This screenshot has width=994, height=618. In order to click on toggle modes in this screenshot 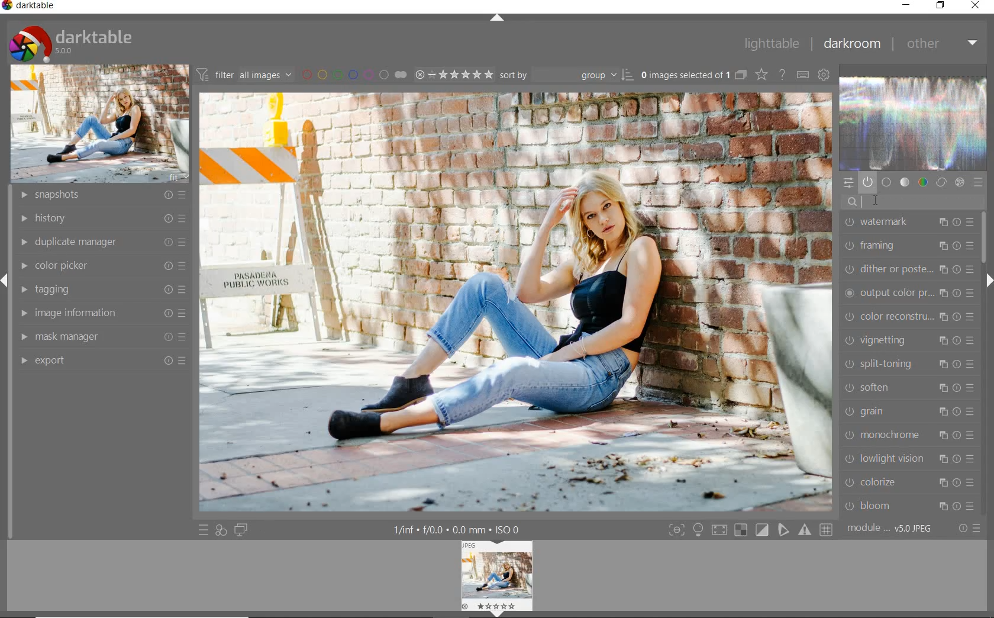, I will do `click(748, 530)`.